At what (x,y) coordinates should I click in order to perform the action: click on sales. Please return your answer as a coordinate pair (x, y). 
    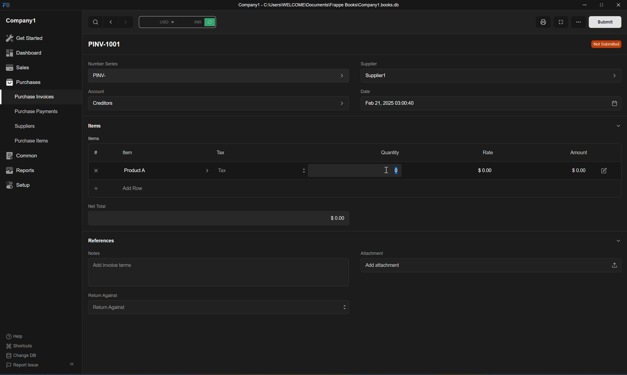
    Looking at the image, I should click on (16, 67).